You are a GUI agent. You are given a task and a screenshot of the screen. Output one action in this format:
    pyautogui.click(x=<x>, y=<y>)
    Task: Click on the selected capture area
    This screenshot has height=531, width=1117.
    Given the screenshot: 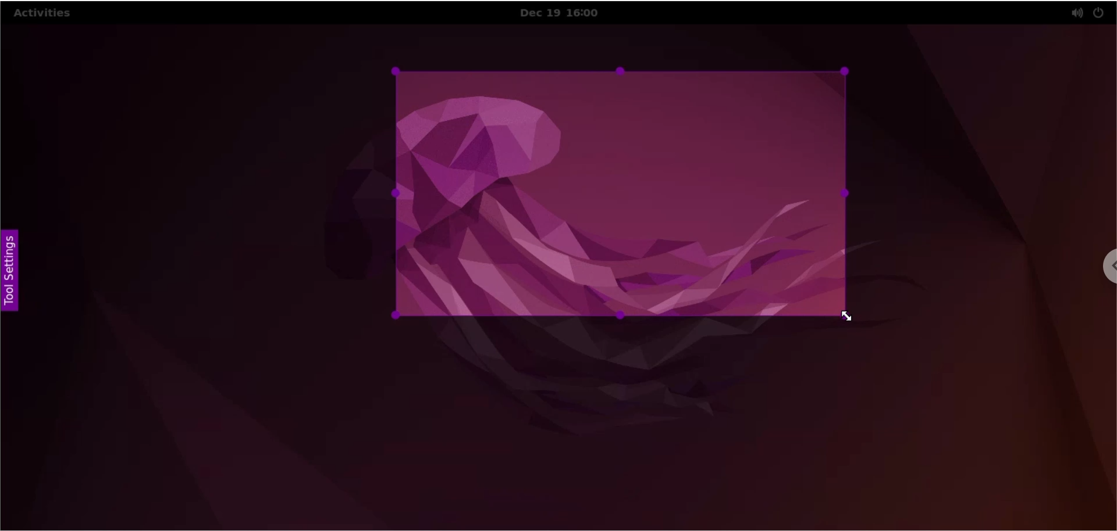 What is the action you would take?
    pyautogui.click(x=622, y=193)
    